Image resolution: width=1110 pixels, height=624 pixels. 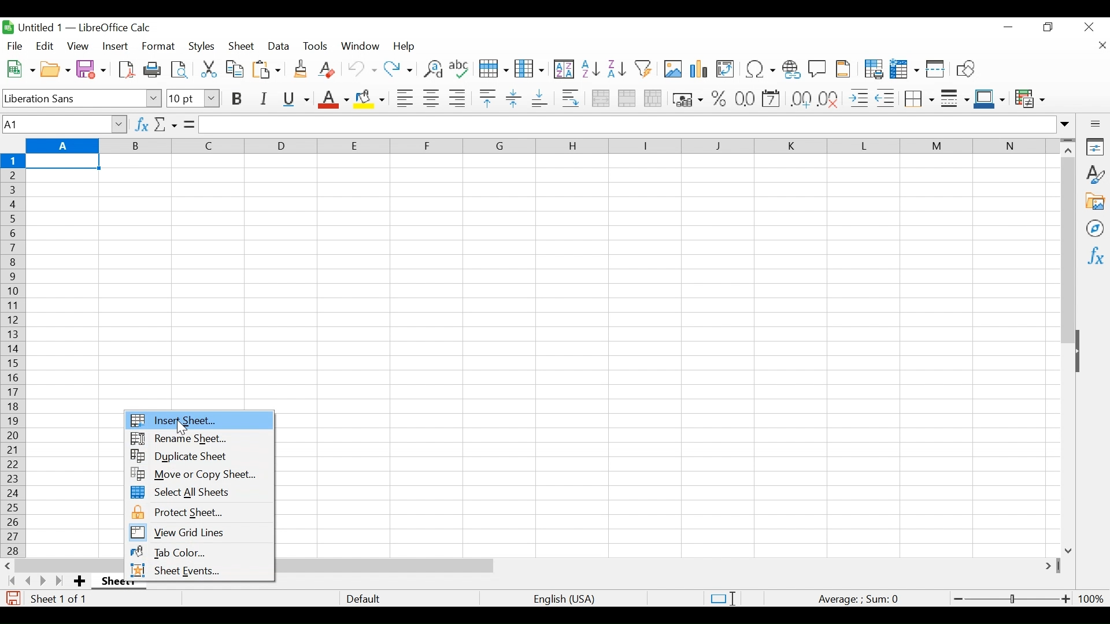 I want to click on Sort Descending, so click(x=616, y=69).